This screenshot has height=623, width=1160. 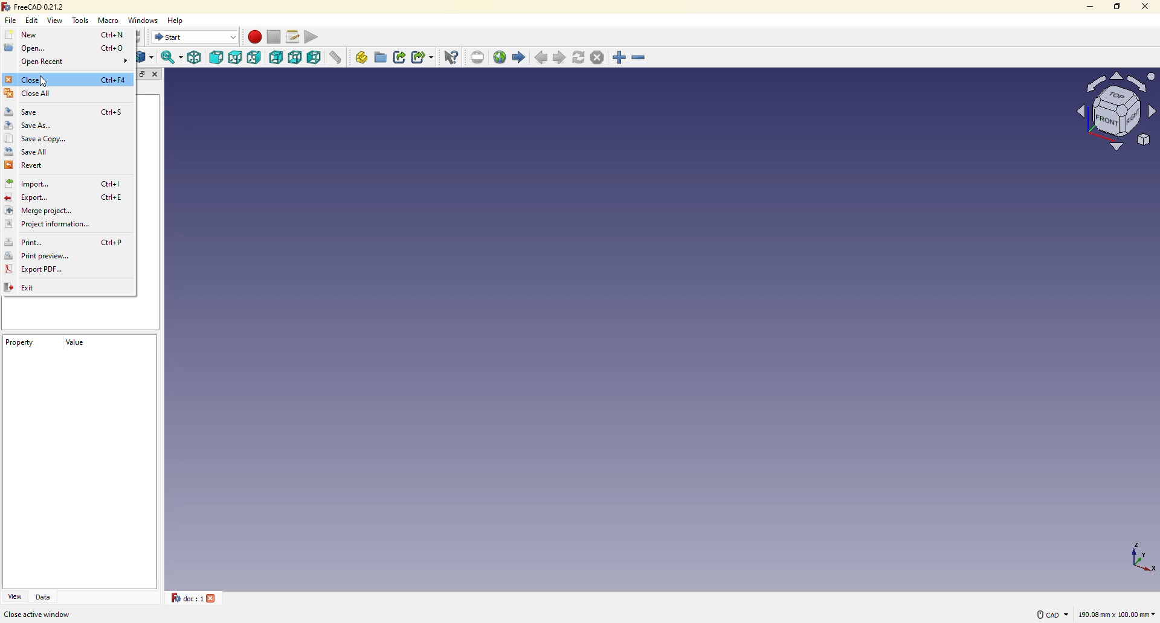 What do you see at coordinates (25, 289) in the screenshot?
I see `exit` at bounding box center [25, 289].